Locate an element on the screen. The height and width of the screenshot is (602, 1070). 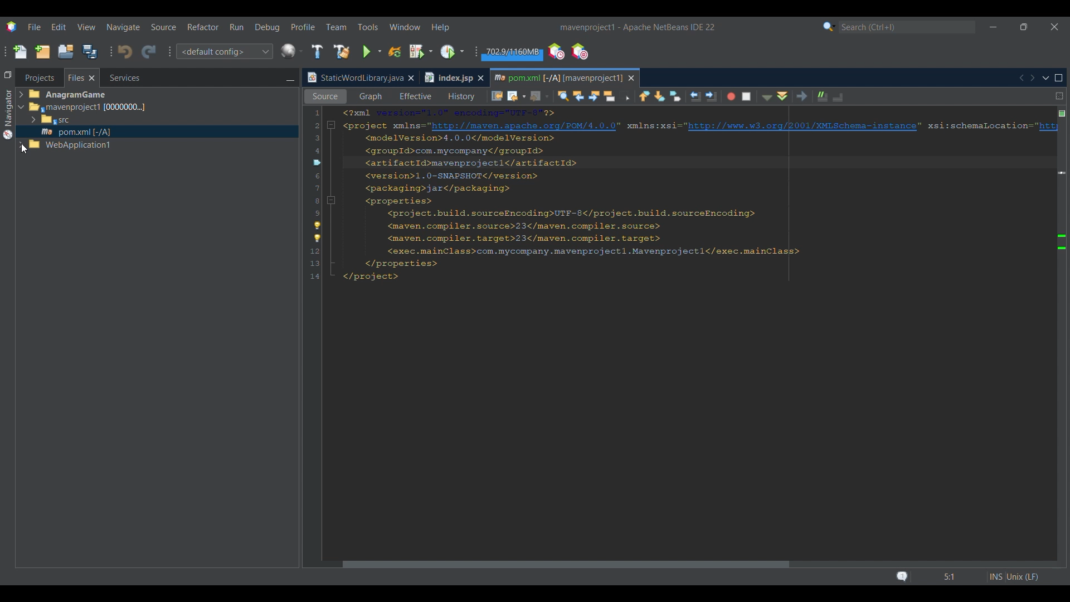
Shift line left is located at coordinates (694, 100).